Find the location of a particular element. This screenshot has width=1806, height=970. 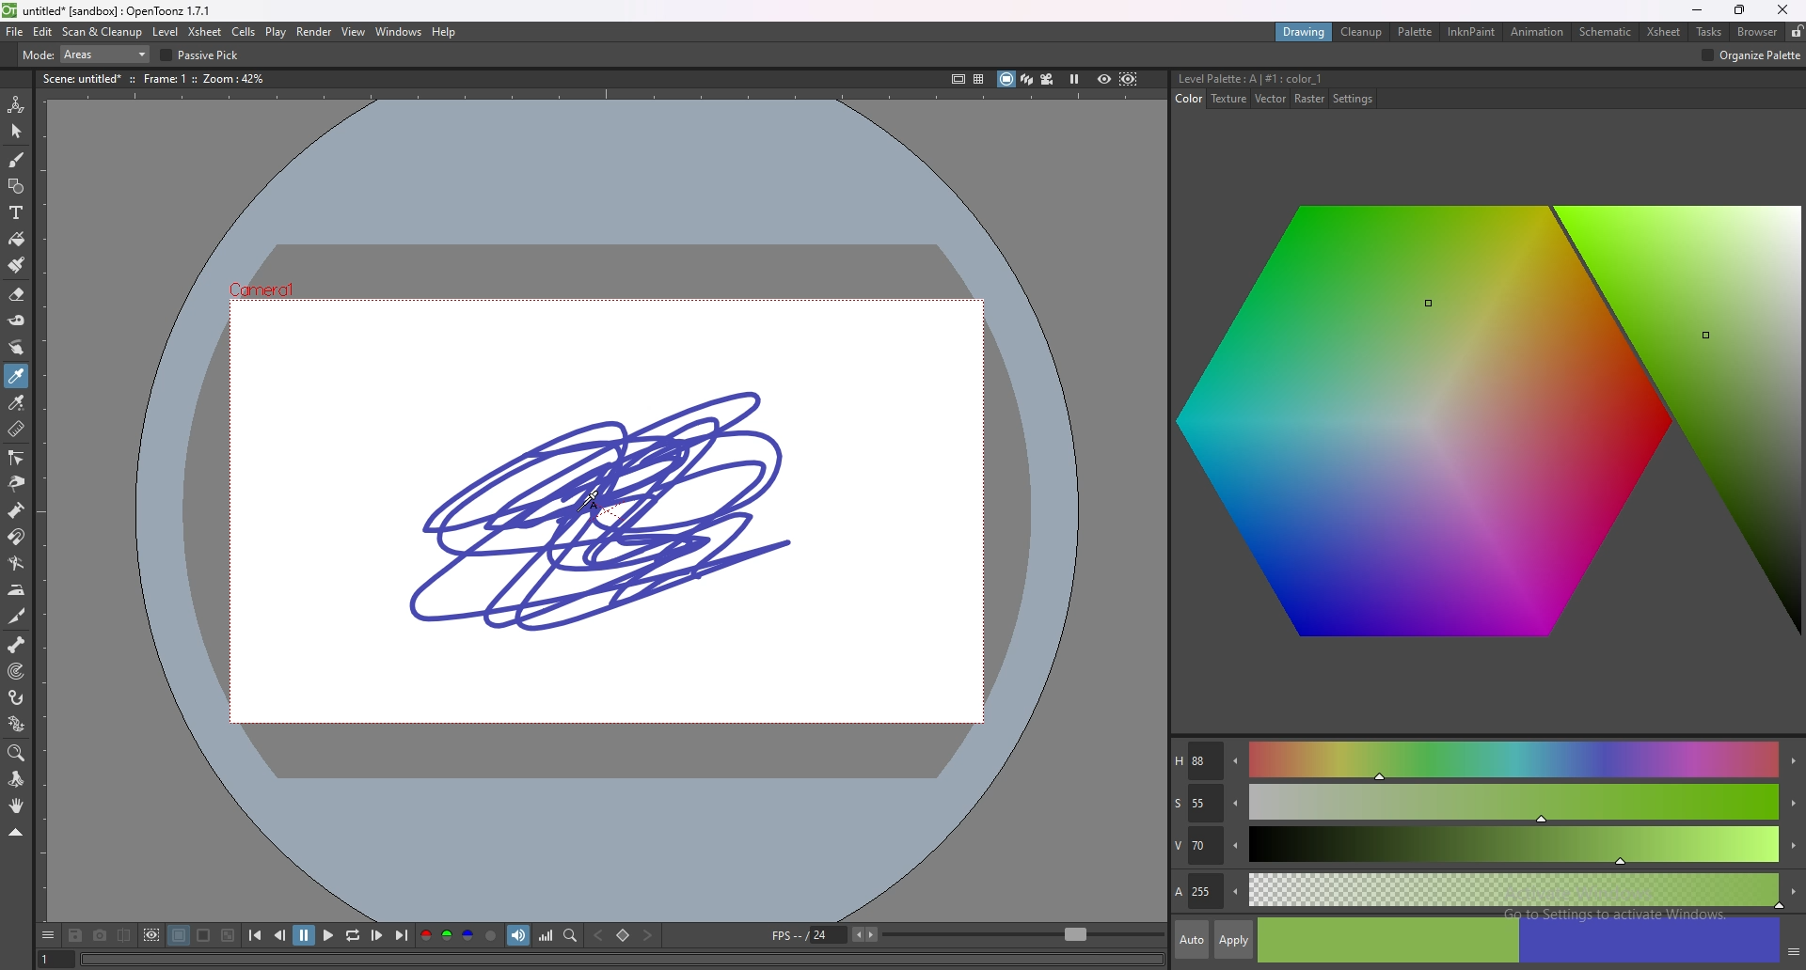

magnet tool is located at coordinates (16, 537).